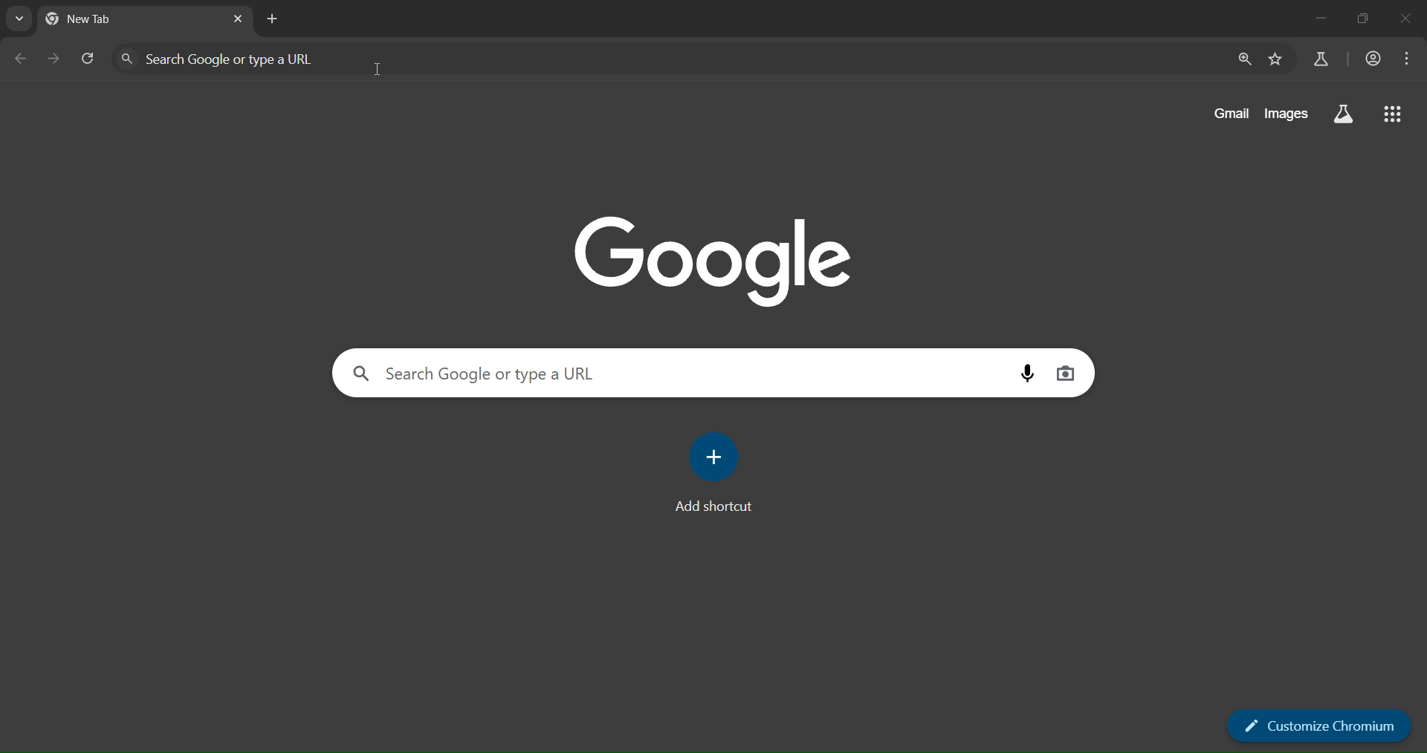 The height and width of the screenshot is (753, 1427). Describe the element at coordinates (714, 470) in the screenshot. I see `Add shortcut` at that location.